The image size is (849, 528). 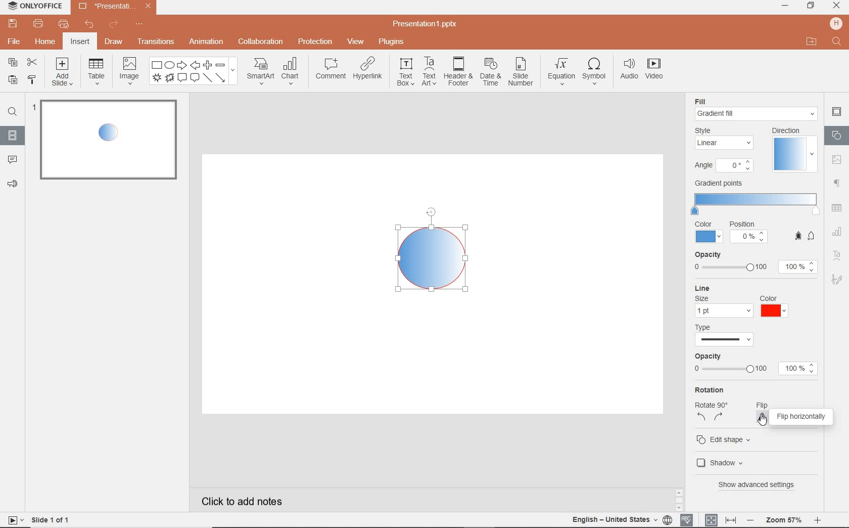 What do you see at coordinates (759, 485) in the screenshot?
I see `SHOW ADVANCED SETTINGS` at bounding box center [759, 485].